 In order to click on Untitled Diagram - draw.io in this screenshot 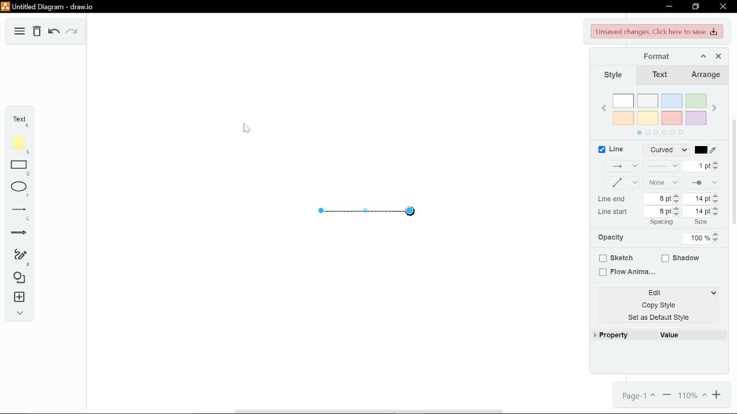, I will do `click(47, 6)`.